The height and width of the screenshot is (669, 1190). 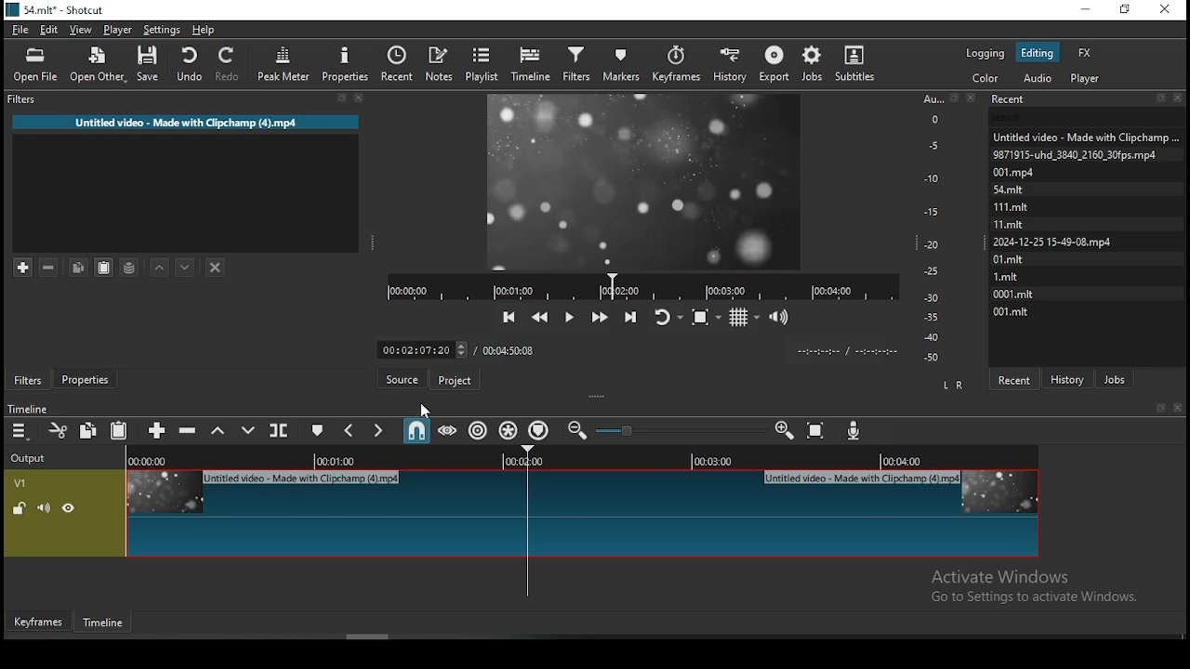 I want to click on player, so click(x=118, y=31).